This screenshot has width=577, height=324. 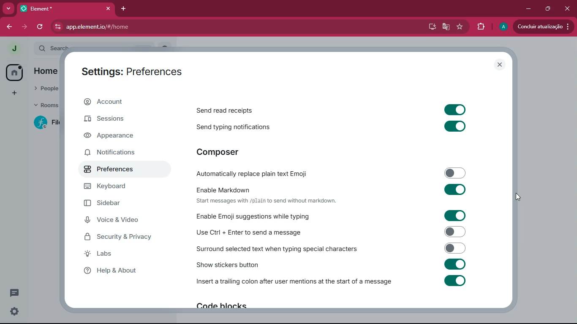 What do you see at coordinates (66, 8) in the screenshot?
I see `element` at bounding box center [66, 8].